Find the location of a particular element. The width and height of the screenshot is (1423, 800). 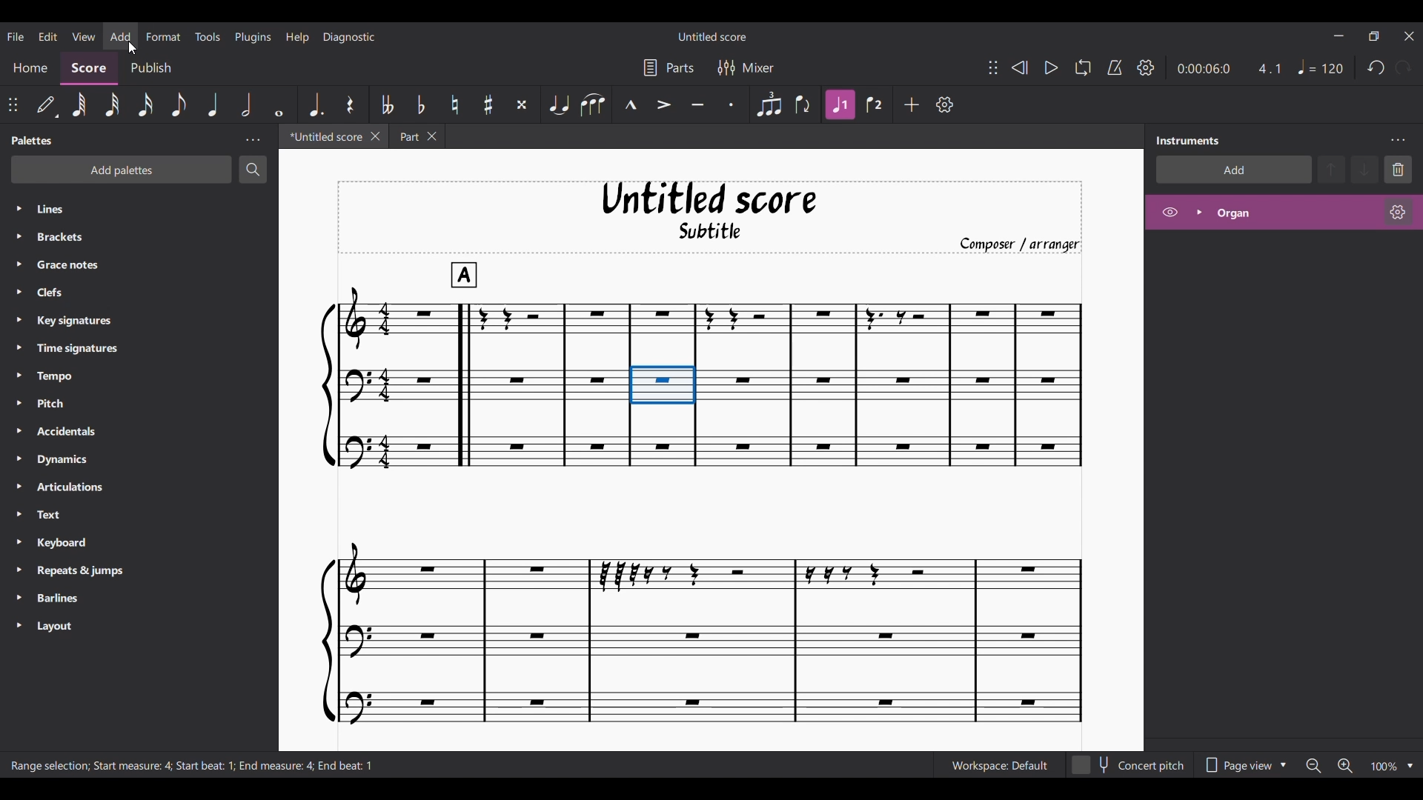

Home section is located at coordinates (30, 67).